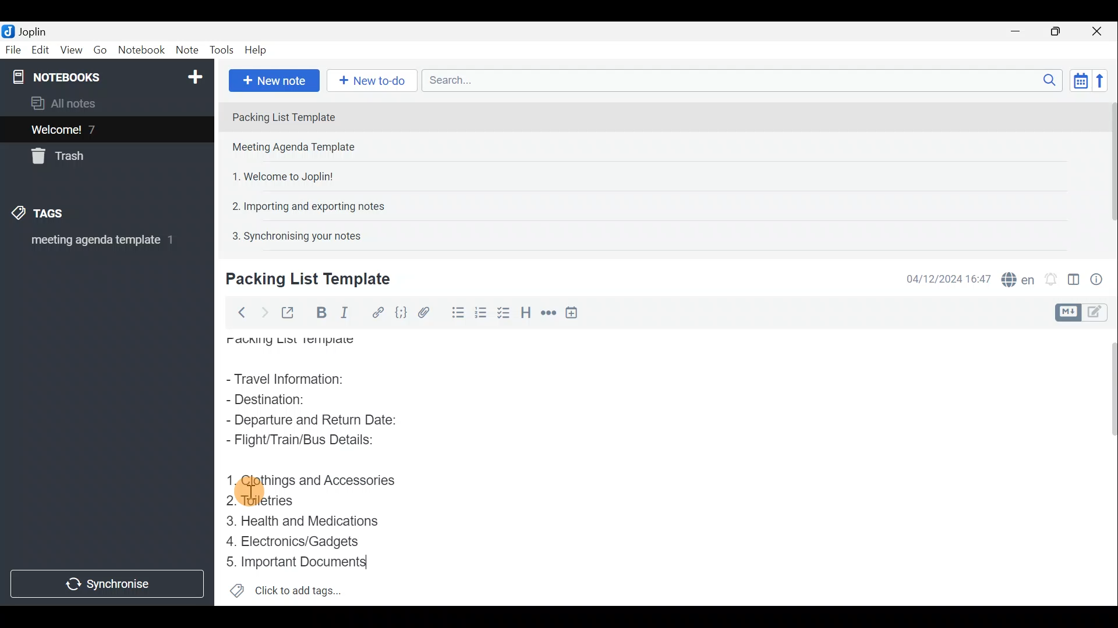  I want to click on Clothings and Accessories, so click(313, 482).